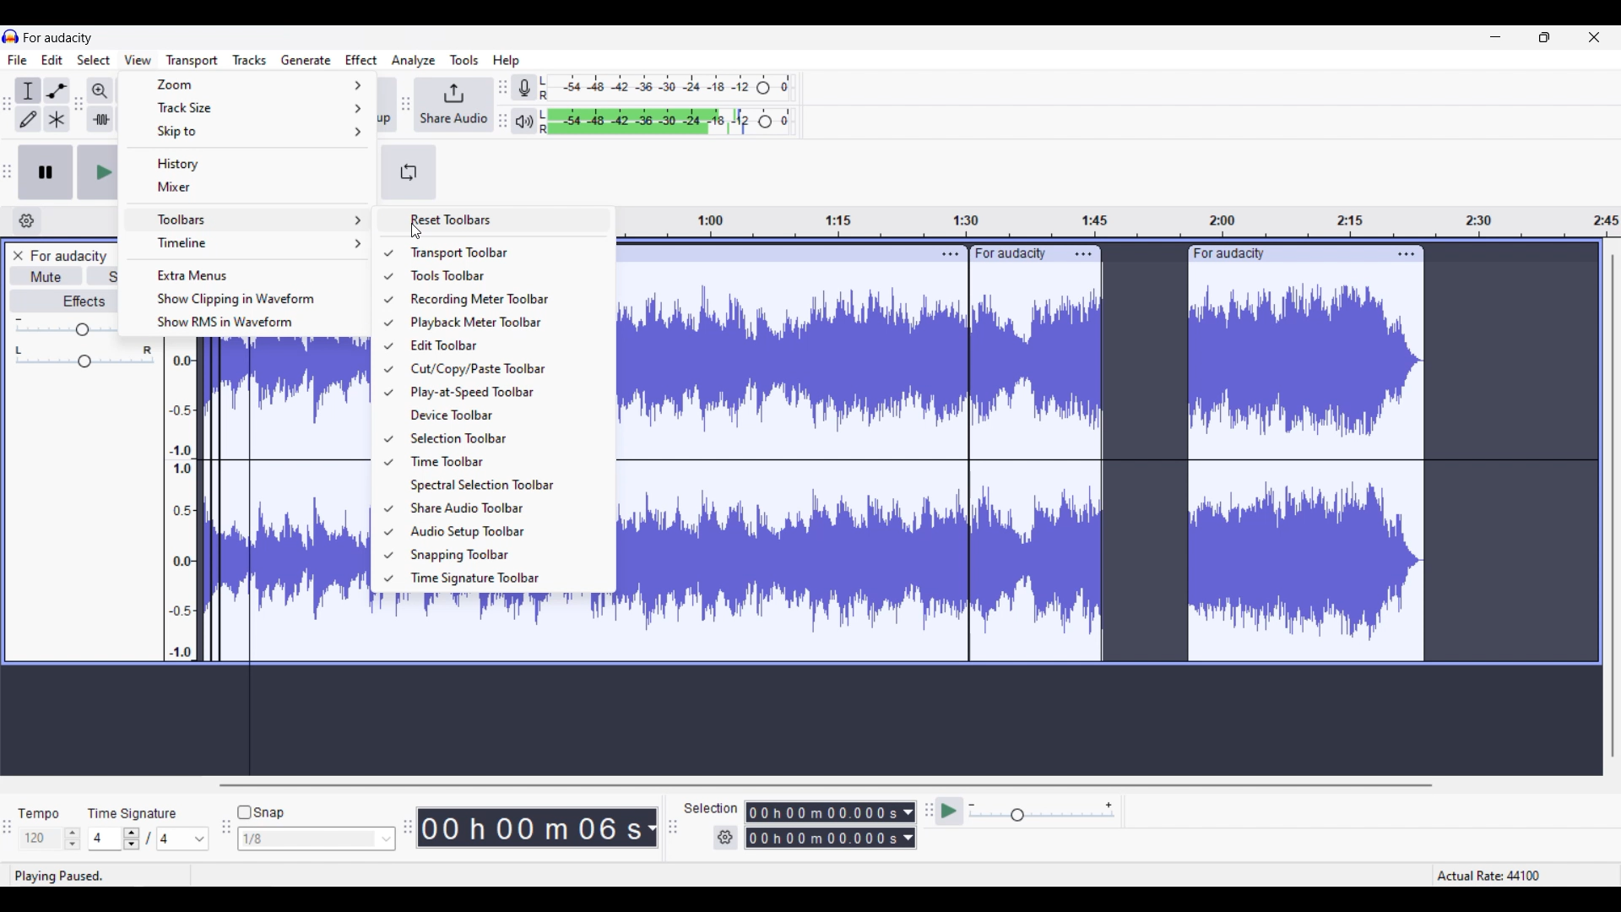 The height and width of the screenshot is (912, 1621). I want to click on time signature, so click(133, 813).